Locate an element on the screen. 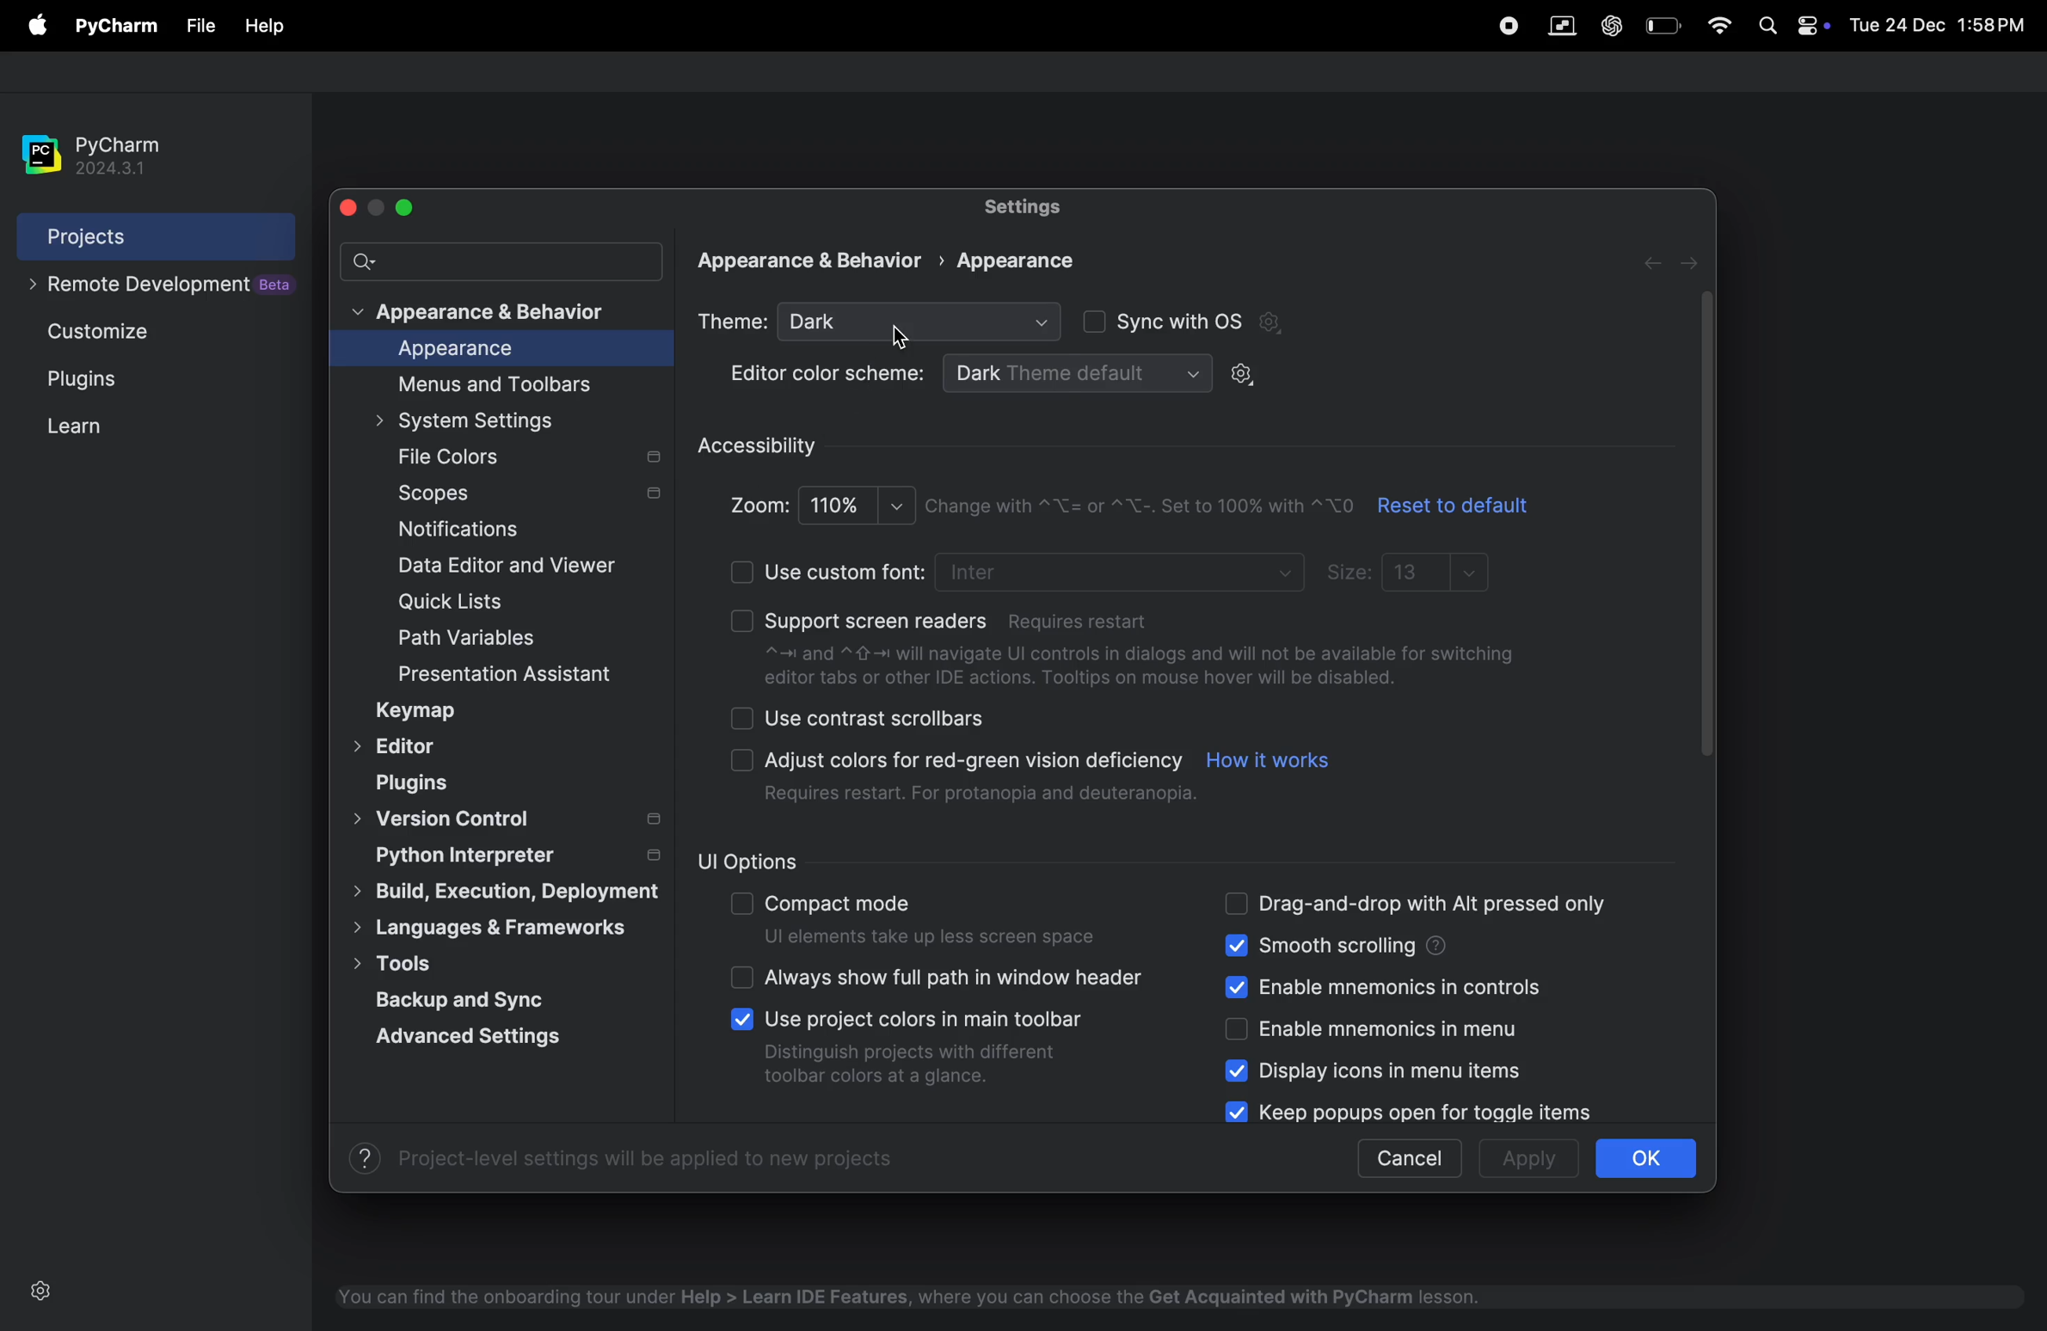 The width and height of the screenshot is (2047, 1331). check boxes is located at coordinates (741, 721).